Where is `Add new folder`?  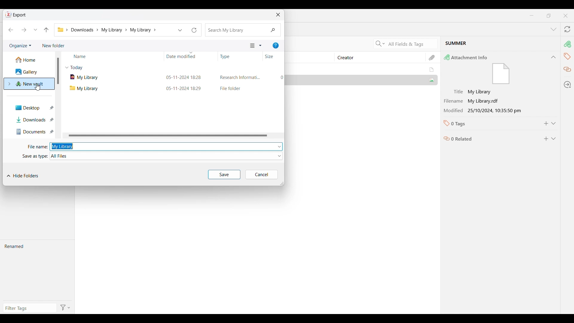
Add new folder is located at coordinates (54, 46).